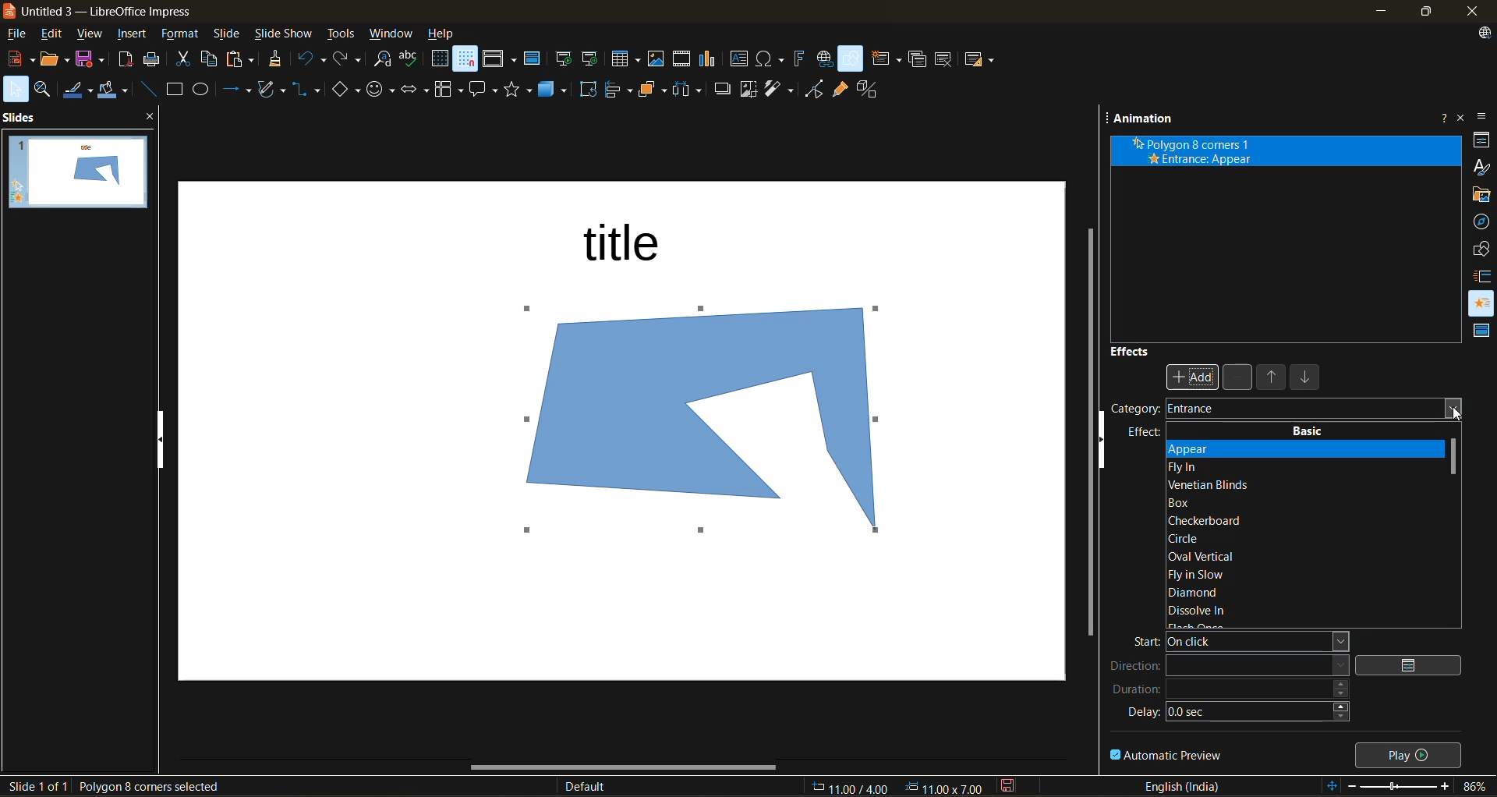  I want to click on find and replace, so click(382, 60).